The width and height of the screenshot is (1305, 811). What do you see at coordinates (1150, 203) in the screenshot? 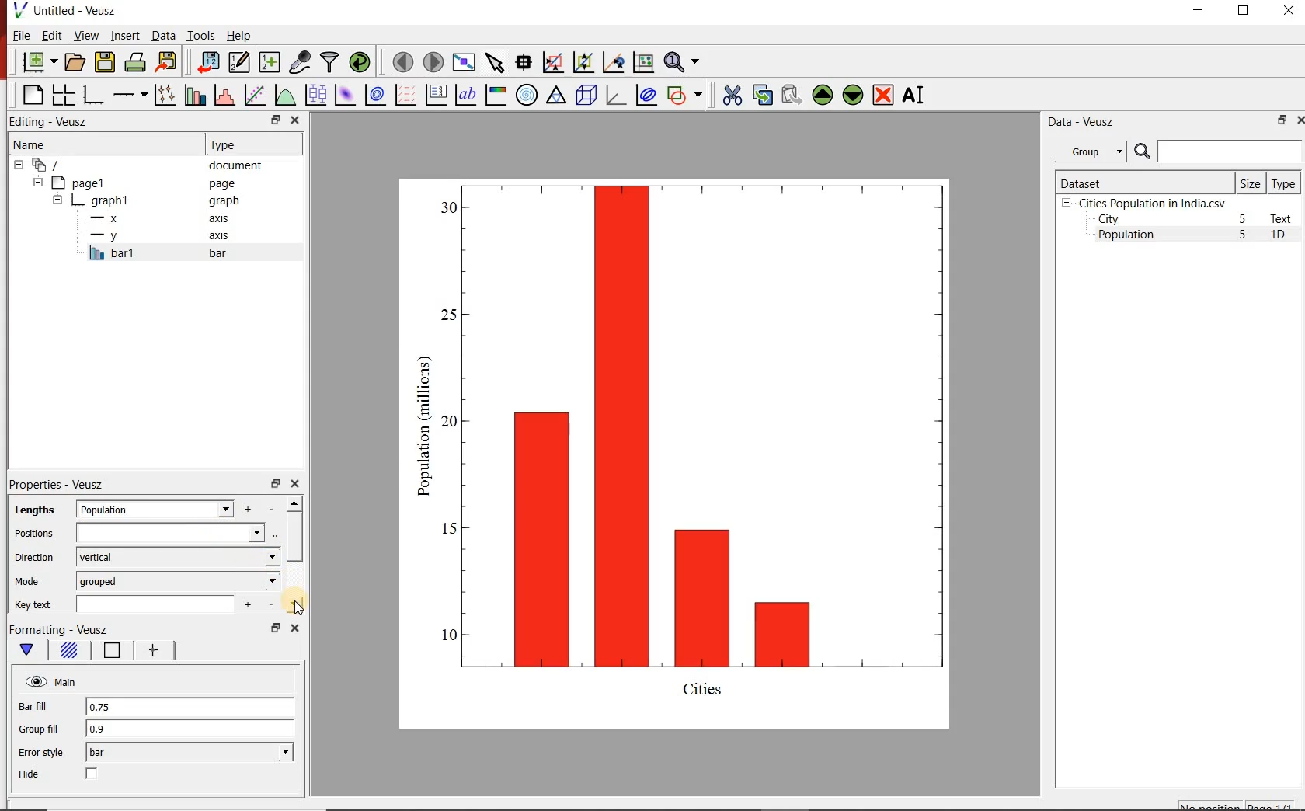
I see `Cities Population in India.csv` at bounding box center [1150, 203].